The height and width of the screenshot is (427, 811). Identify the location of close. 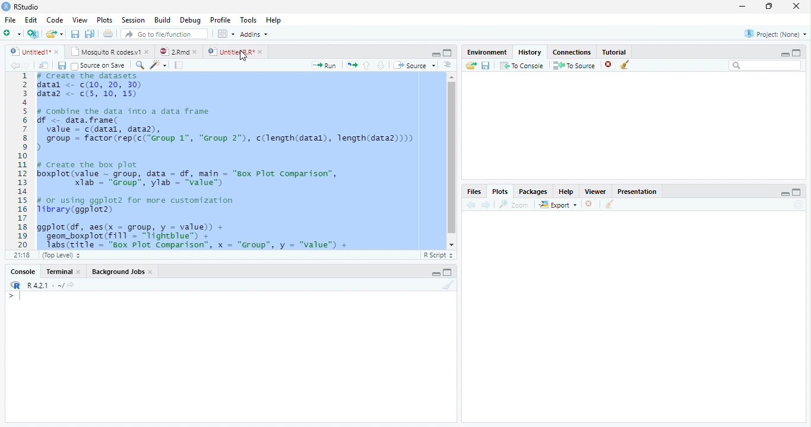
(261, 52).